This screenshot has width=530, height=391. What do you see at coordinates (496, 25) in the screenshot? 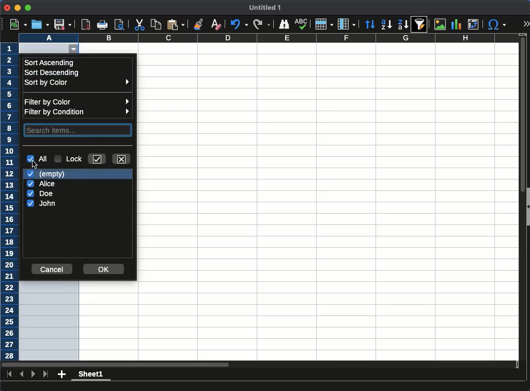
I see `special character` at bounding box center [496, 25].